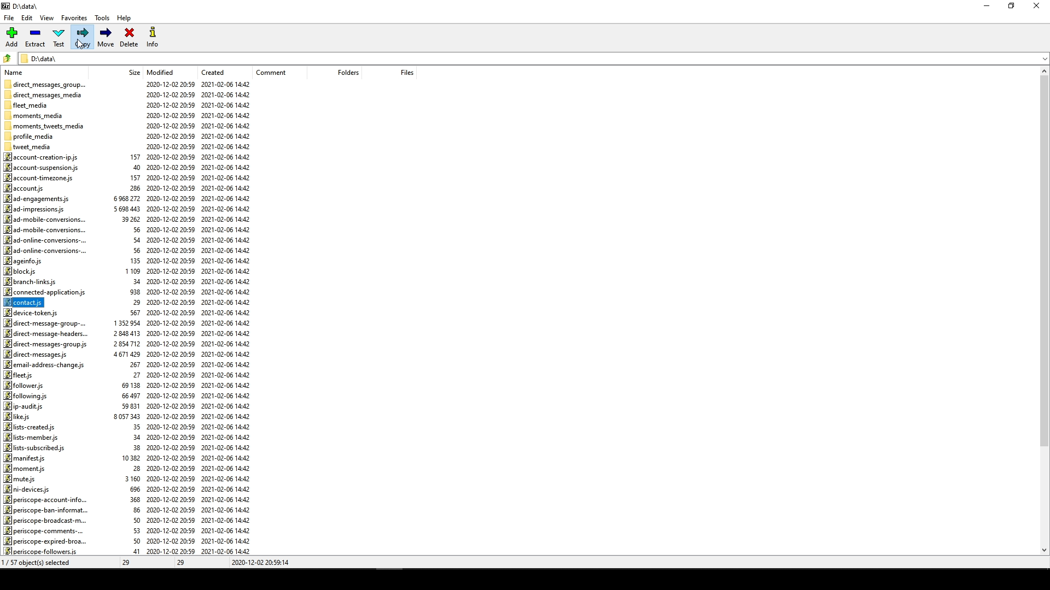 The image size is (1050, 590). What do you see at coordinates (46, 540) in the screenshot?
I see `periscope-expired-broa` at bounding box center [46, 540].